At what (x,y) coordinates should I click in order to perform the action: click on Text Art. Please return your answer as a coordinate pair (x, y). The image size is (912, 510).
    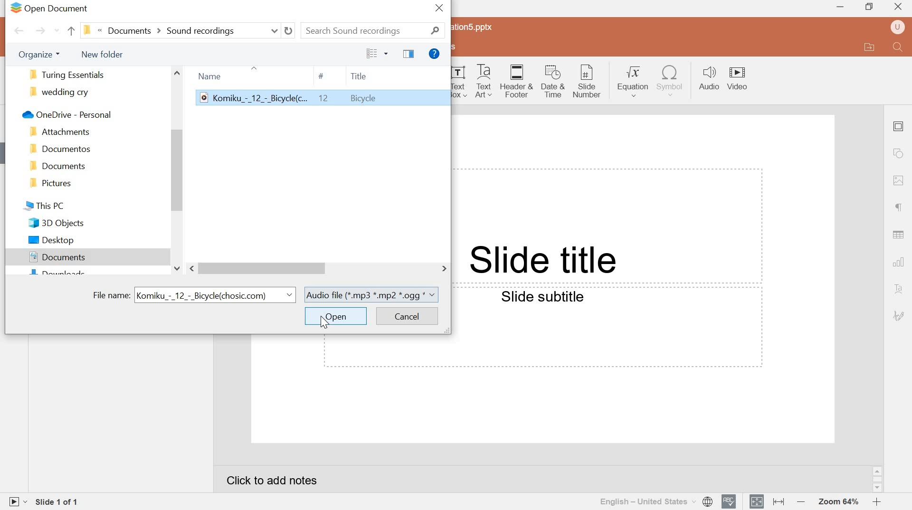
    Looking at the image, I should click on (461, 82).